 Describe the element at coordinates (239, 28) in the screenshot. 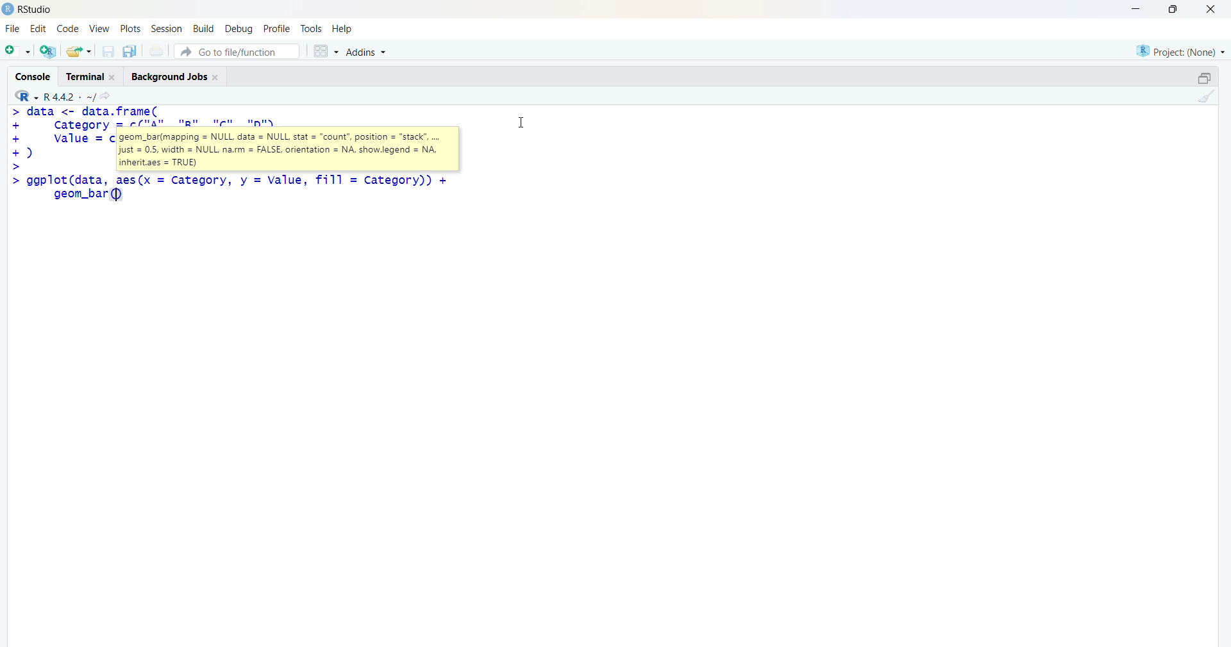

I see `debug` at that location.